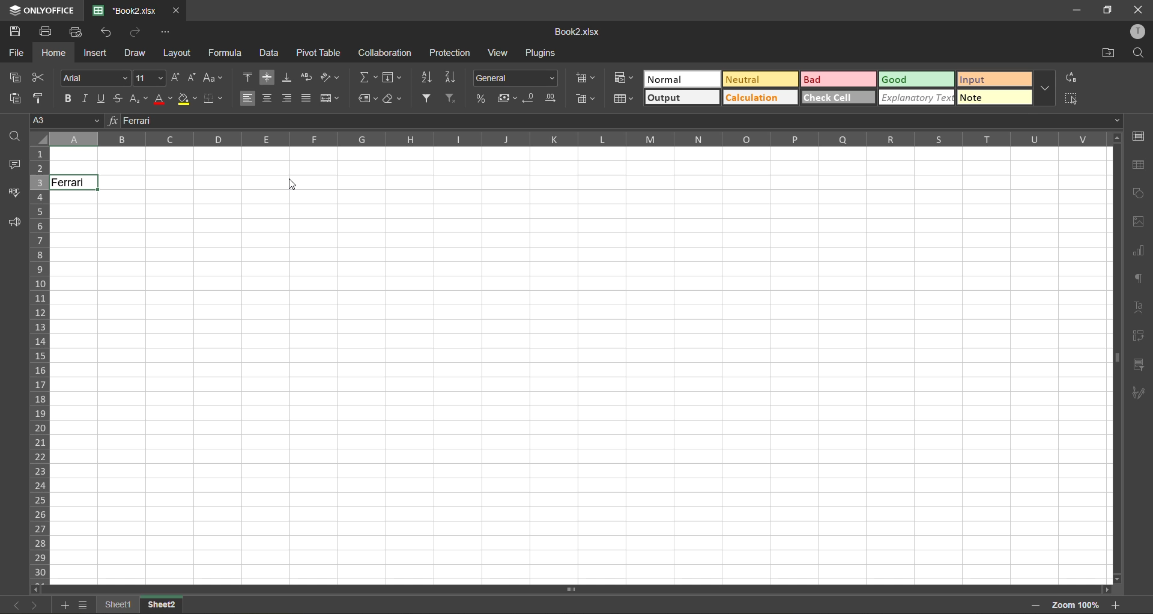 The image size is (1153, 614). Describe the element at coordinates (14, 193) in the screenshot. I see `spellcheck` at that location.